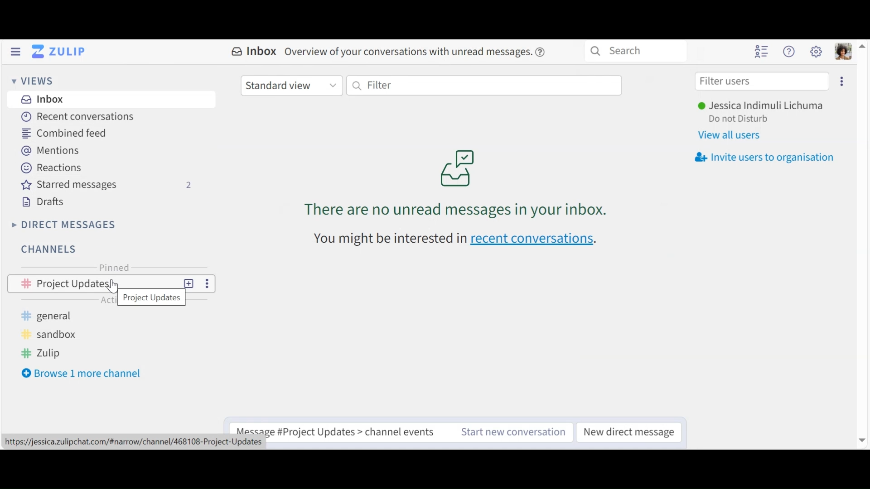 Image resolution: width=870 pixels, height=489 pixels. What do you see at coordinates (45, 202) in the screenshot?
I see `Drafts` at bounding box center [45, 202].